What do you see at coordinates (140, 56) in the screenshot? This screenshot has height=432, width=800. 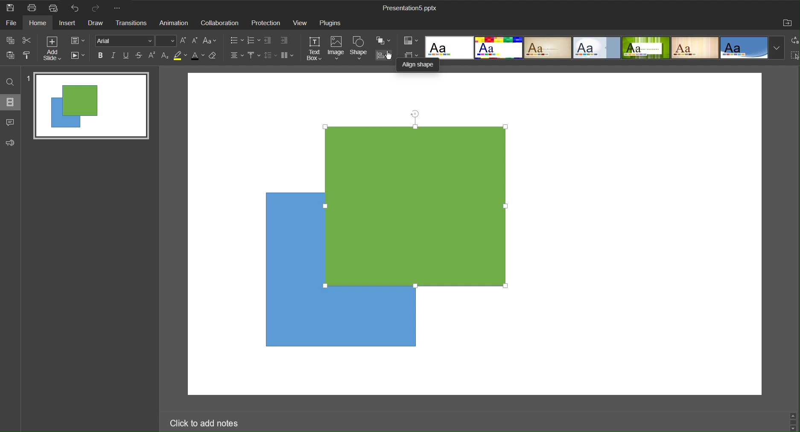 I see `strikethrough` at bounding box center [140, 56].